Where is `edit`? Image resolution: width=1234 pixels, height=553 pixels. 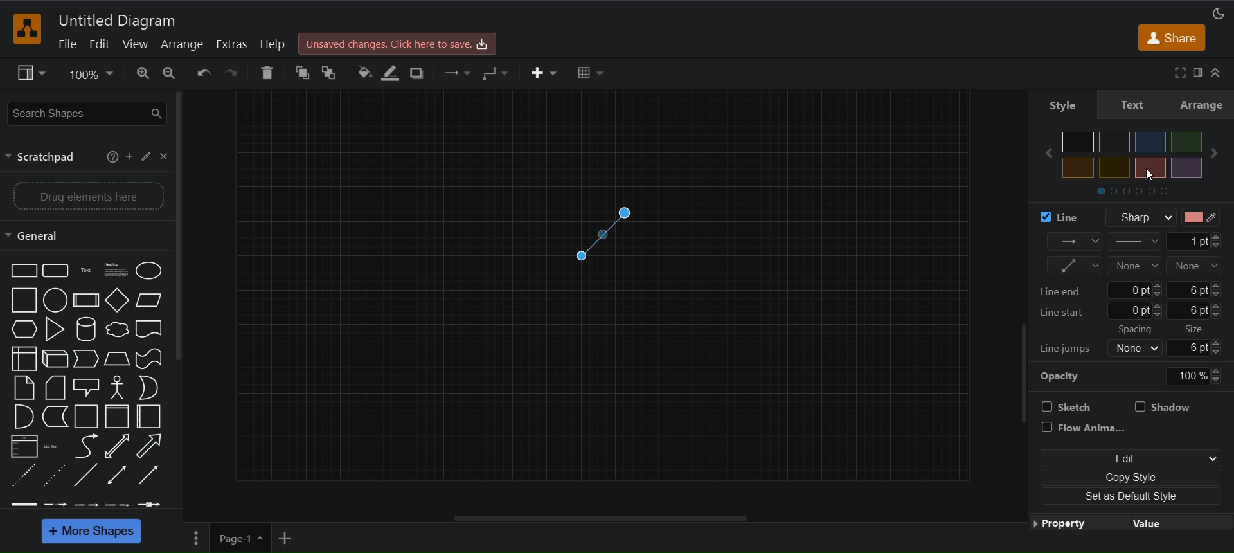
edit is located at coordinates (99, 46).